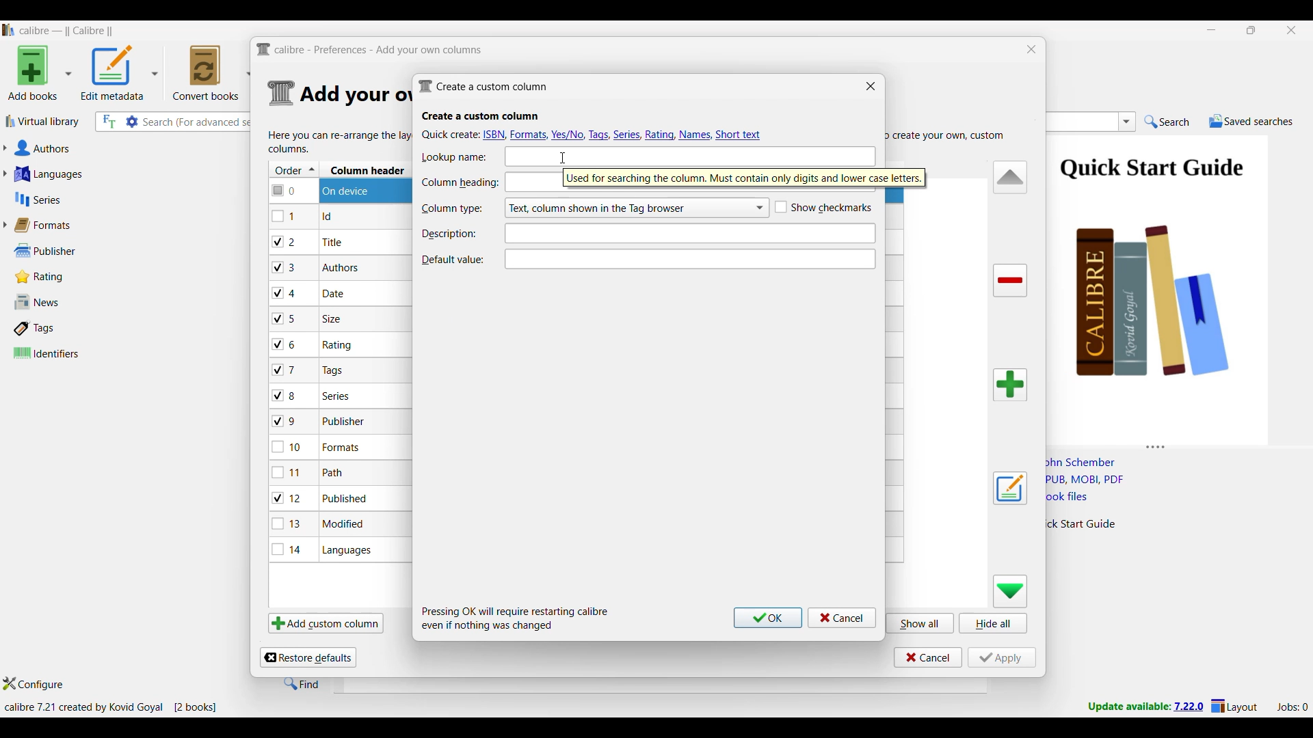  I want to click on Identifiers, so click(67, 353).